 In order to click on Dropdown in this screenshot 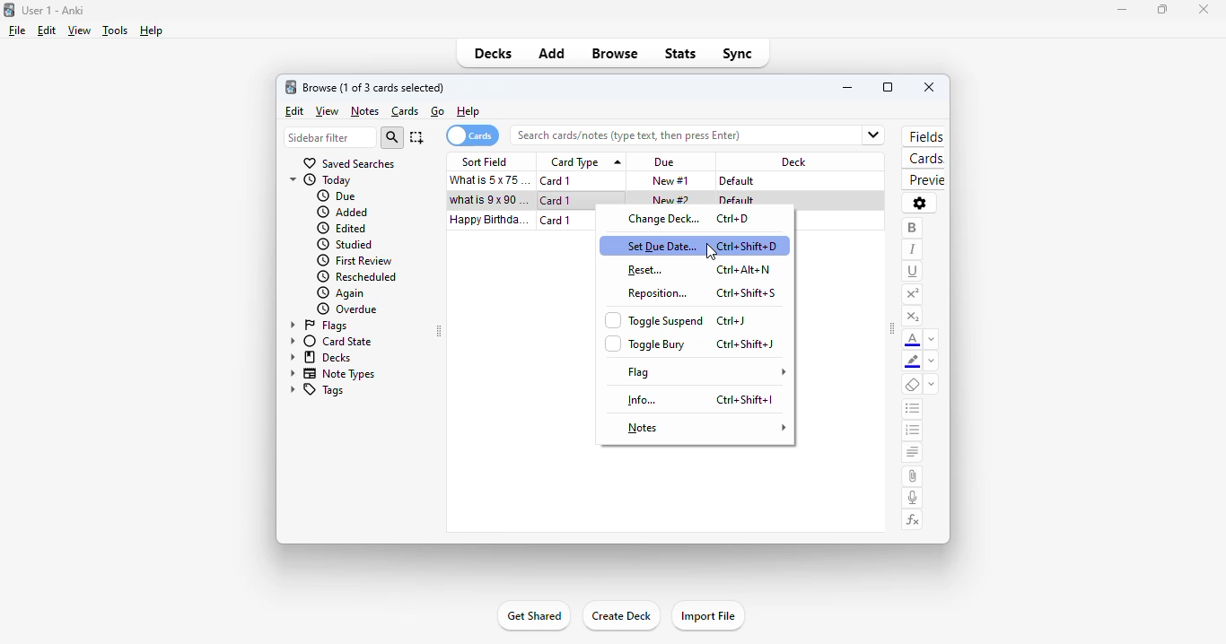, I will do `click(872, 133)`.